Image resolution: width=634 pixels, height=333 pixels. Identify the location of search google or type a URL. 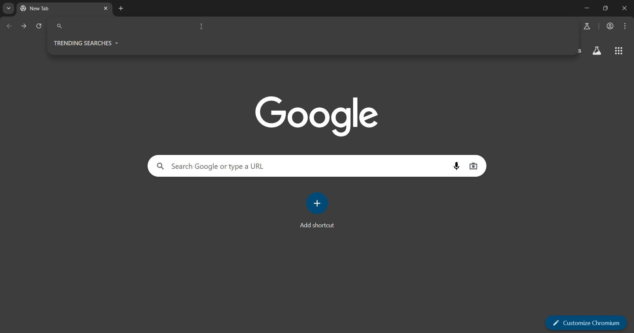
(299, 166).